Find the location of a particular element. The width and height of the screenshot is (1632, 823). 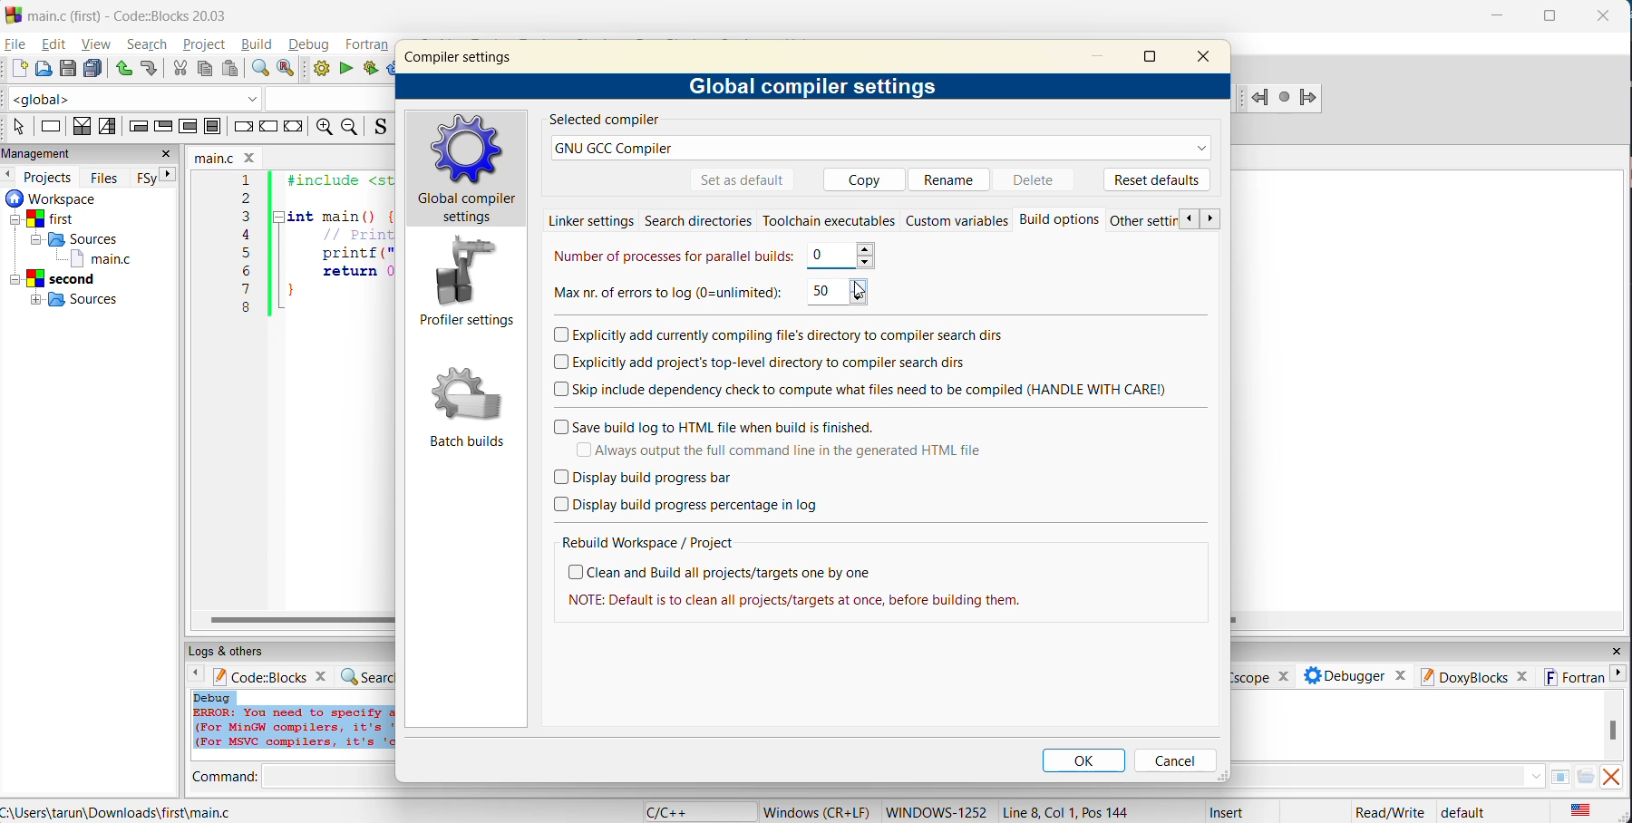

selected compiler is located at coordinates (610, 121).